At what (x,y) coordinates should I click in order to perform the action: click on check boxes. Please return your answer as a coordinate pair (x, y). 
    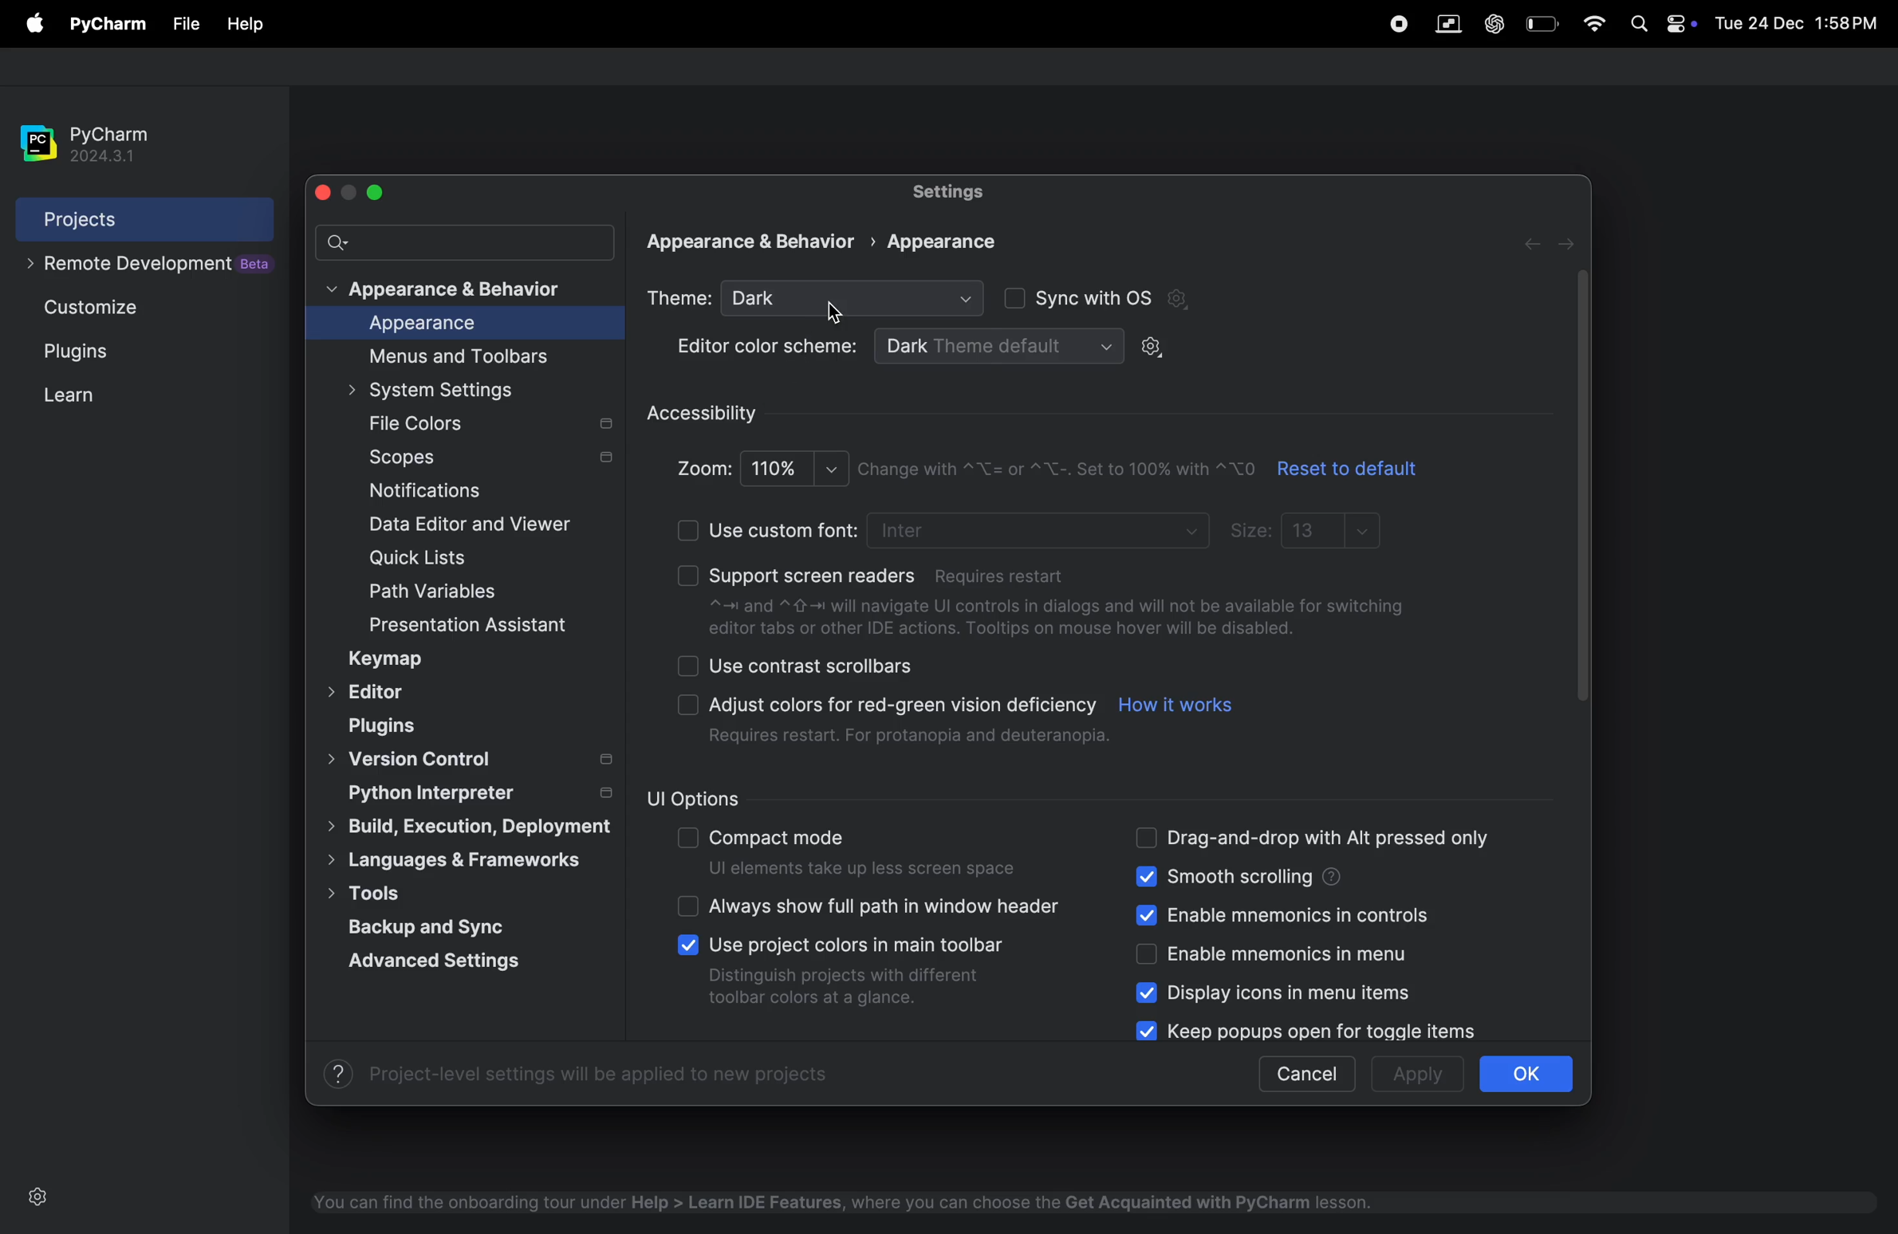
    Looking at the image, I should click on (1144, 918).